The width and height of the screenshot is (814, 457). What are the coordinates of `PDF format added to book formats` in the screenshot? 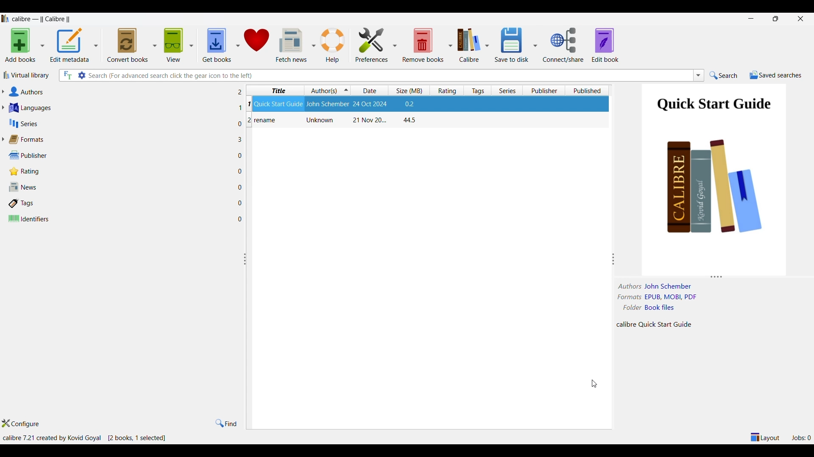 It's located at (678, 297).